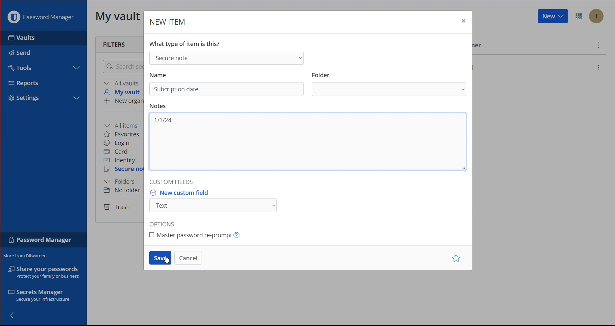 The image size is (615, 326). What do you see at coordinates (122, 66) in the screenshot?
I see `Search secure notes` at bounding box center [122, 66].